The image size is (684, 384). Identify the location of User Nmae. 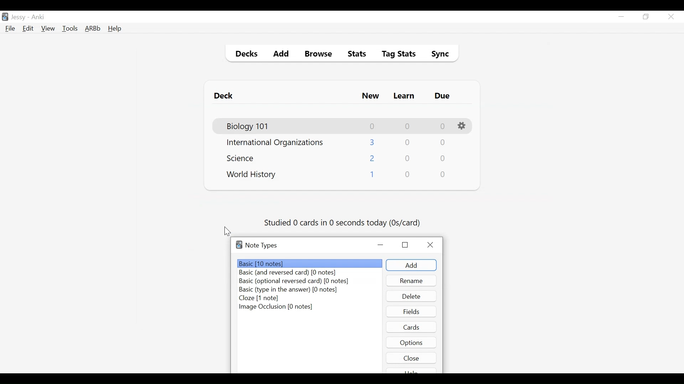
(20, 17).